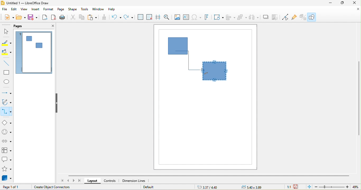 Image resolution: width=361 pixels, height=190 pixels. Describe the element at coordinates (218, 17) in the screenshot. I see `transformation` at that location.